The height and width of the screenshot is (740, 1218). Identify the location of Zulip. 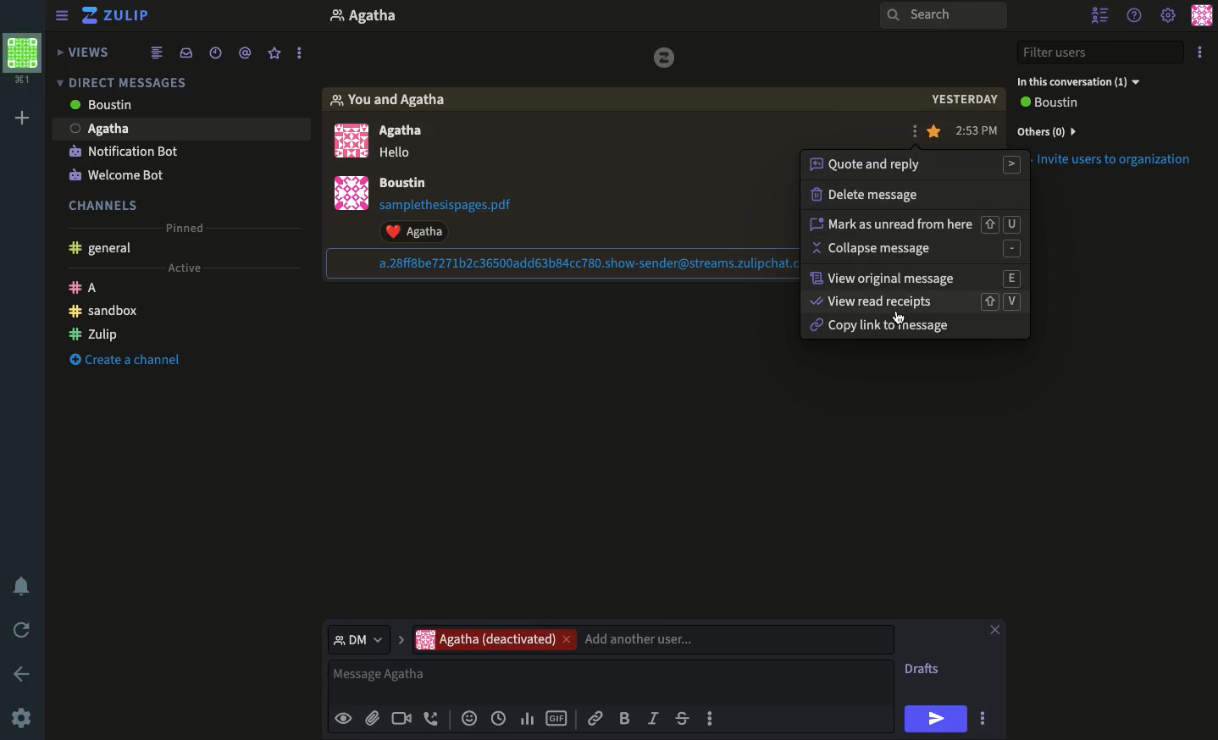
(94, 332).